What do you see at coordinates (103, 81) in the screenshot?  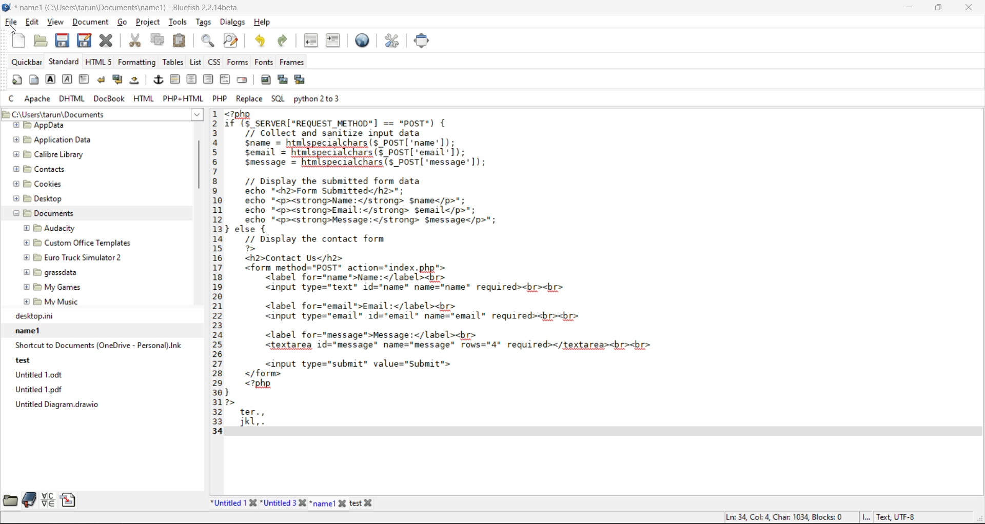 I see `break` at bounding box center [103, 81].